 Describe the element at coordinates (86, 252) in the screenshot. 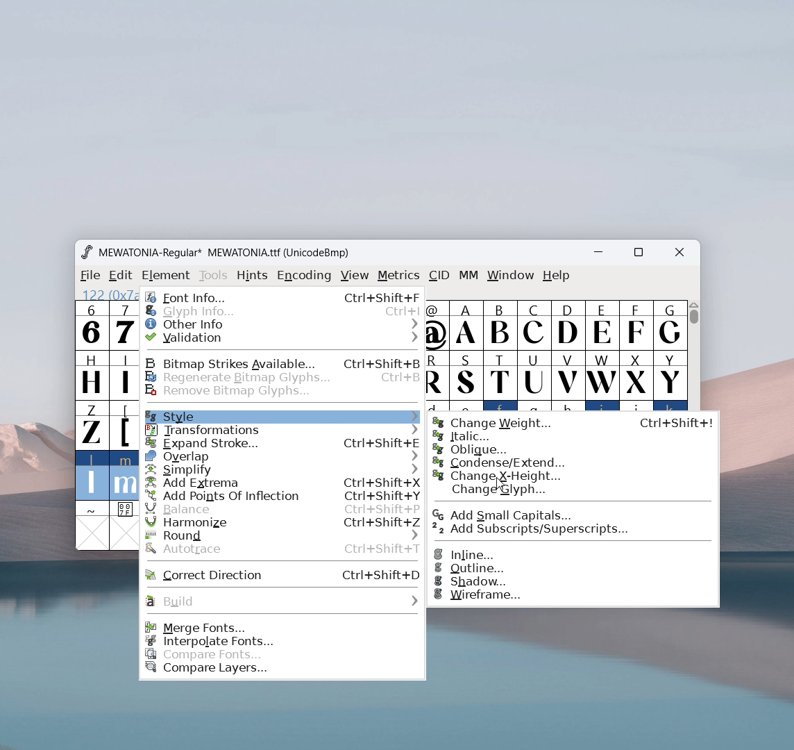

I see `logo` at that location.